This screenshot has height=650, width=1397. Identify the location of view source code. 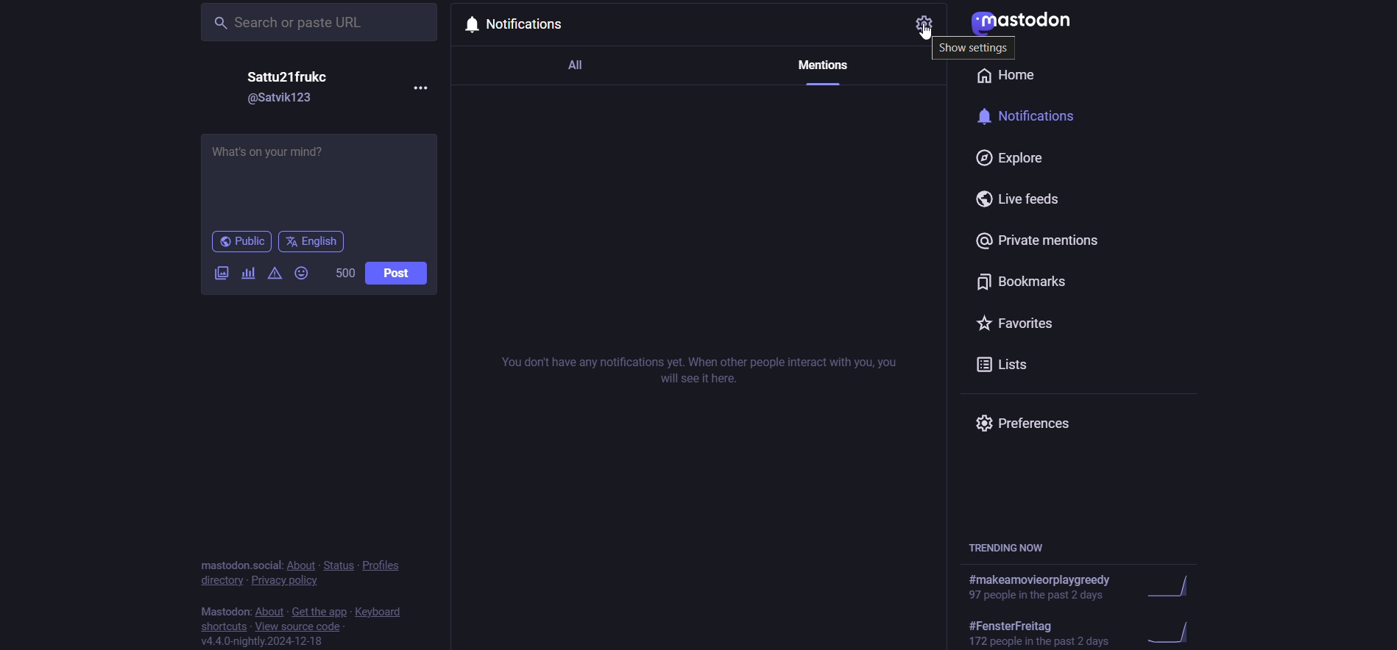
(298, 628).